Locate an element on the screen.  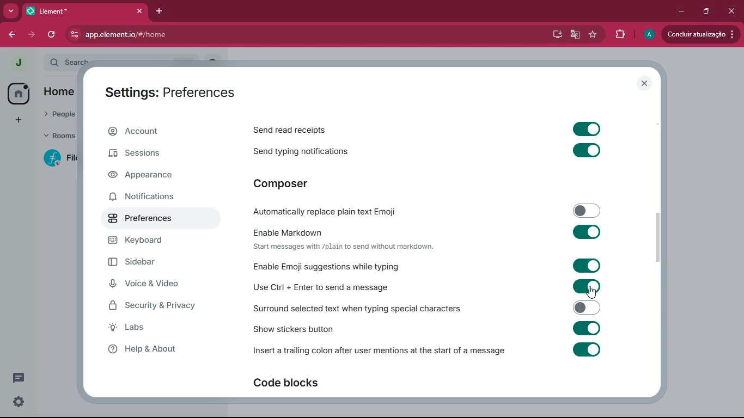
text is located at coordinates (343, 247).